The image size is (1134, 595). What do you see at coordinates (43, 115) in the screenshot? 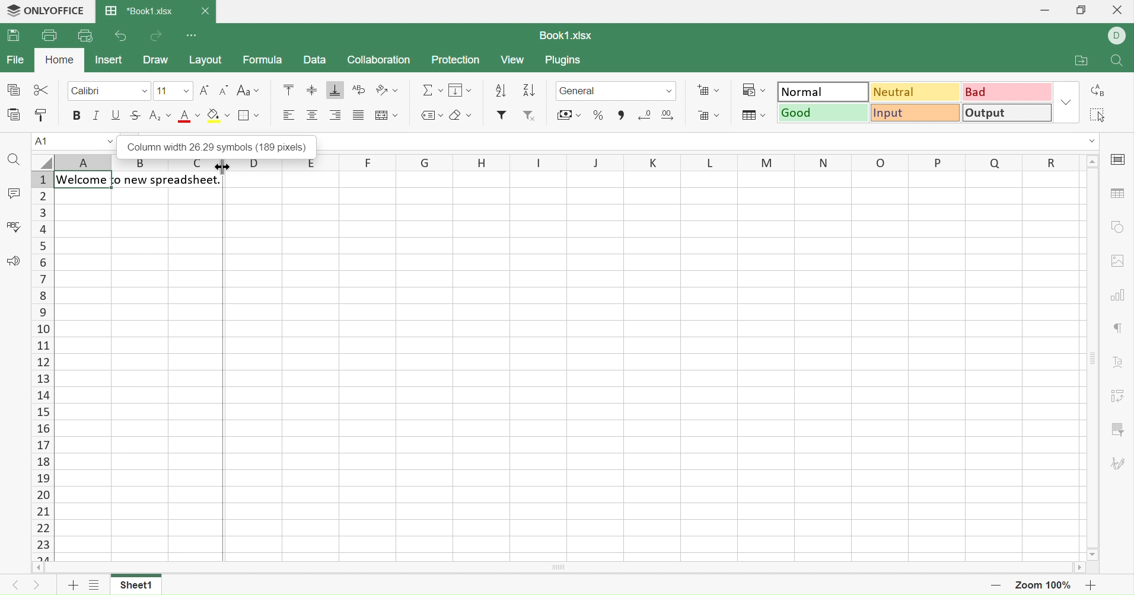
I see `Copy Style` at bounding box center [43, 115].